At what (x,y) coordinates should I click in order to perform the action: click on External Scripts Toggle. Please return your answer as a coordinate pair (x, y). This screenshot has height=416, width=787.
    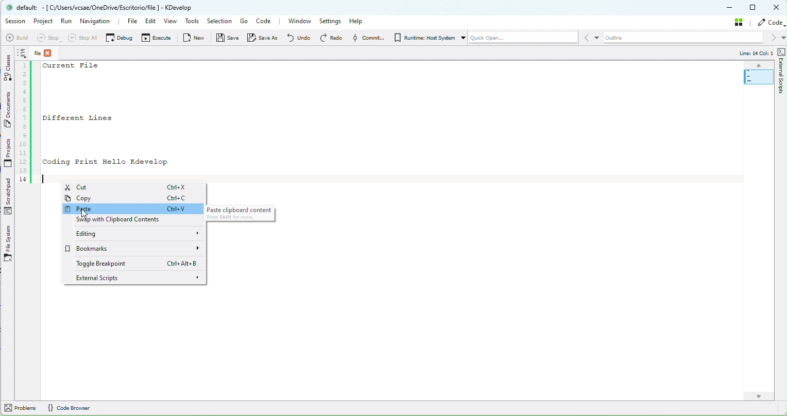
    Looking at the image, I should click on (782, 51).